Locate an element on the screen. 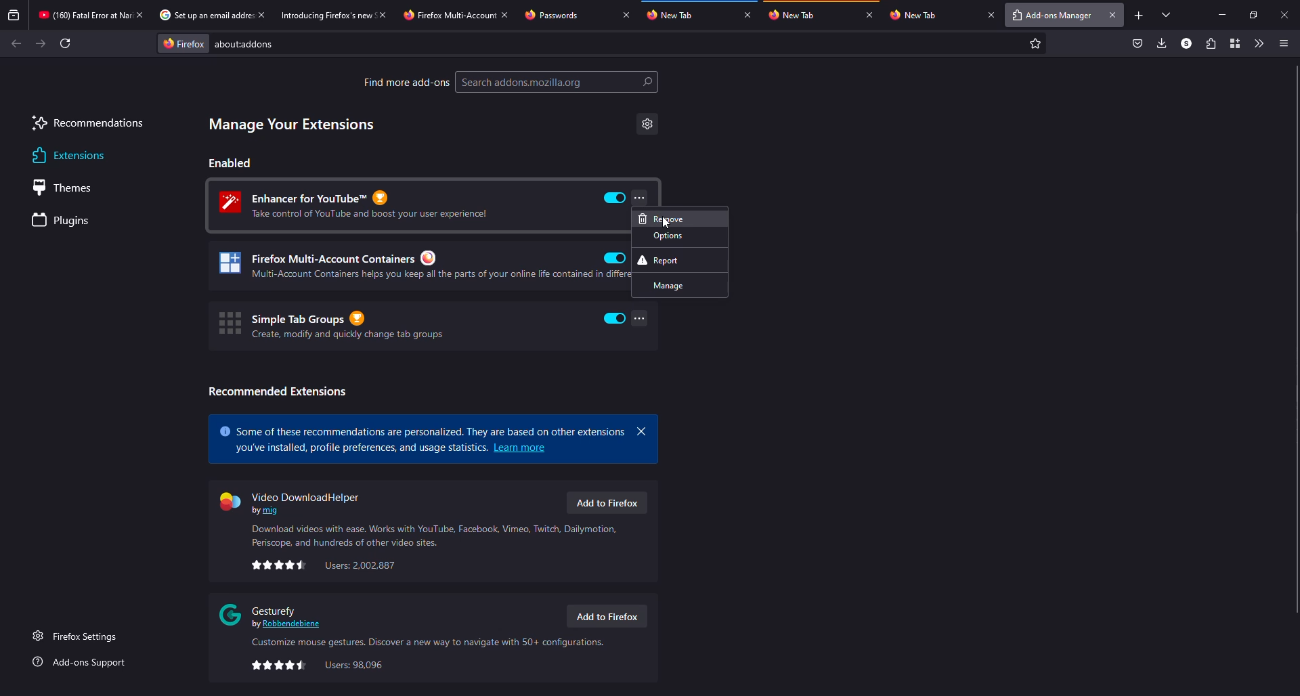  add to firefox is located at coordinates (606, 502).